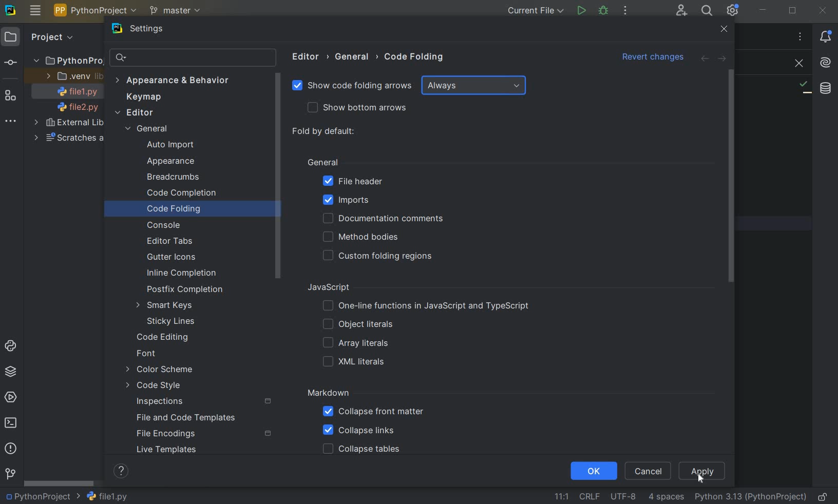 The height and width of the screenshot is (504, 838). Describe the element at coordinates (147, 97) in the screenshot. I see `KEYMAP` at that location.